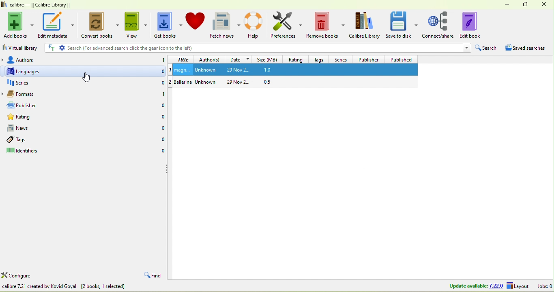 This screenshot has width=554, height=292. Describe the element at coordinates (163, 130) in the screenshot. I see `0` at that location.